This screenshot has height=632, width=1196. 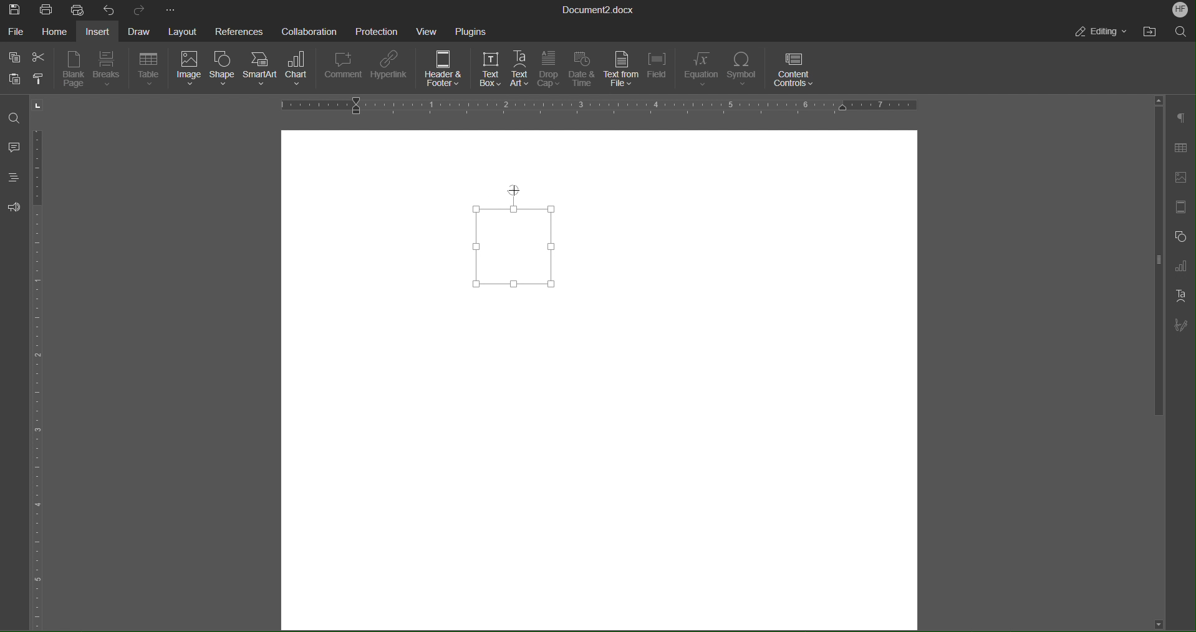 What do you see at coordinates (701, 69) in the screenshot?
I see `Equation` at bounding box center [701, 69].